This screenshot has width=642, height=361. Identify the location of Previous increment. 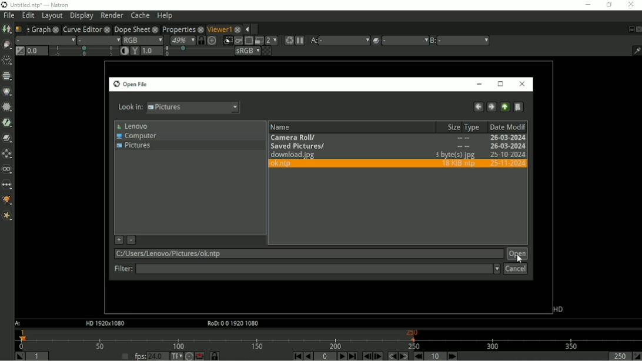
(417, 356).